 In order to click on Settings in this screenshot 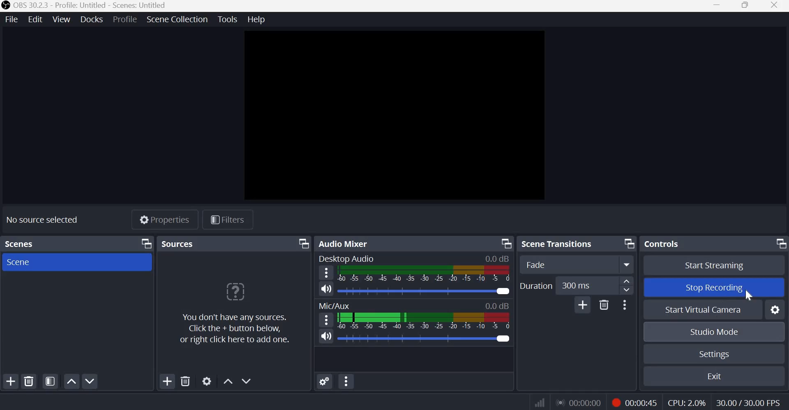, I will do `click(715, 355)`.